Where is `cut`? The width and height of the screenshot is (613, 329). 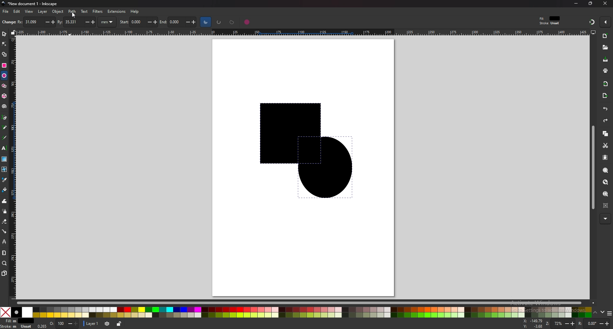
cut is located at coordinates (606, 146).